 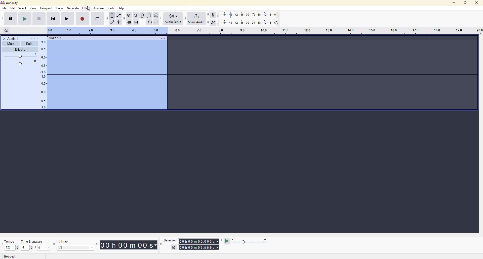 I want to click on selection toolbar, so click(x=160, y=245).